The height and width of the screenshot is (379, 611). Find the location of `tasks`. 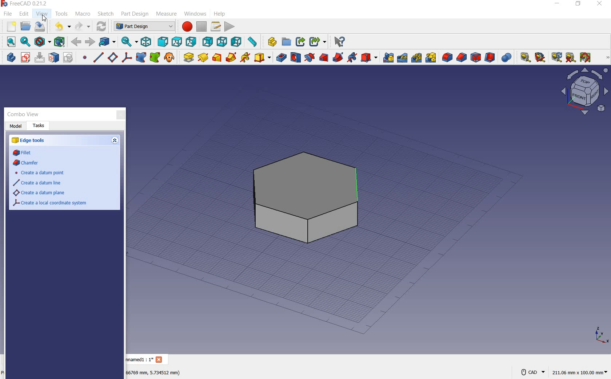

tasks is located at coordinates (40, 127).